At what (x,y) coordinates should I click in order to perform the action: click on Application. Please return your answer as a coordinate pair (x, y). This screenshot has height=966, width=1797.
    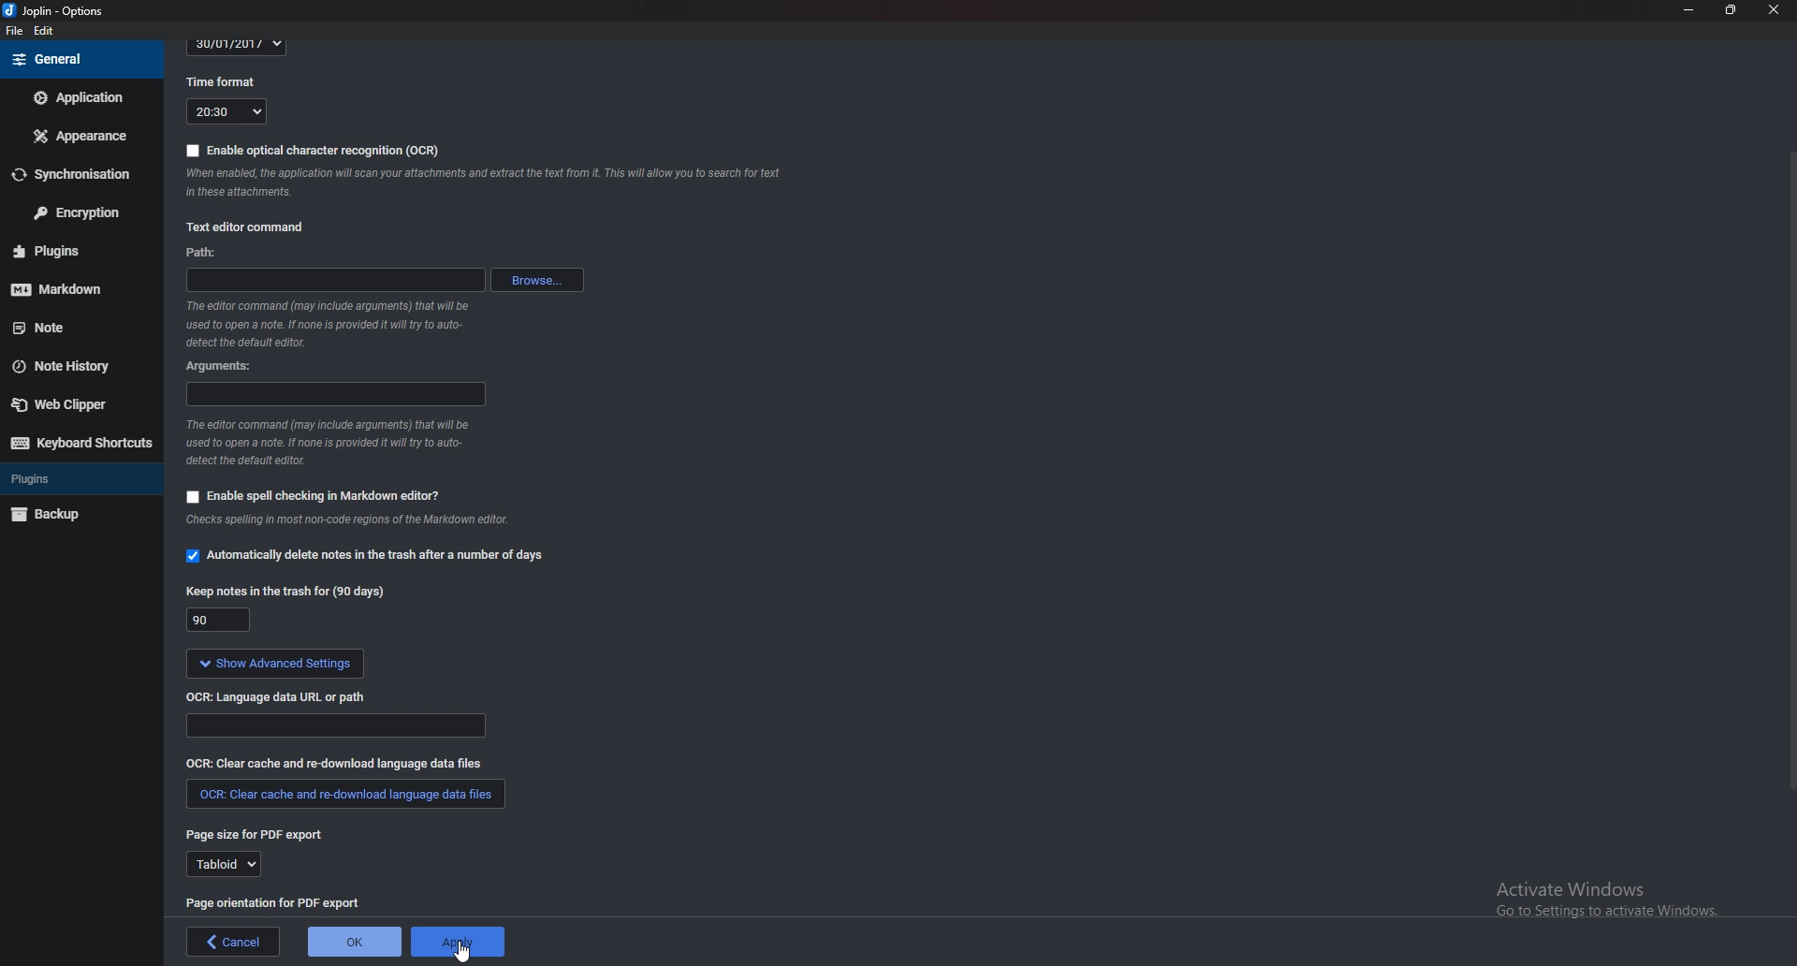
    Looking at the image, I should click on (80, 96).